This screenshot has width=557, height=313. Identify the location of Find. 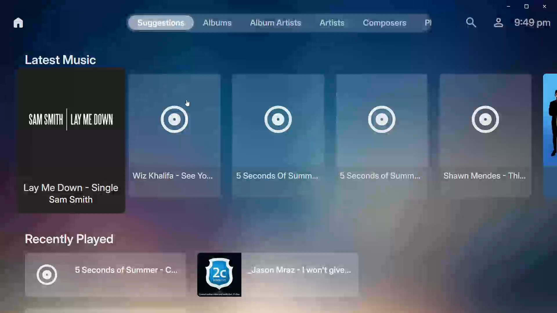
(467, 21).